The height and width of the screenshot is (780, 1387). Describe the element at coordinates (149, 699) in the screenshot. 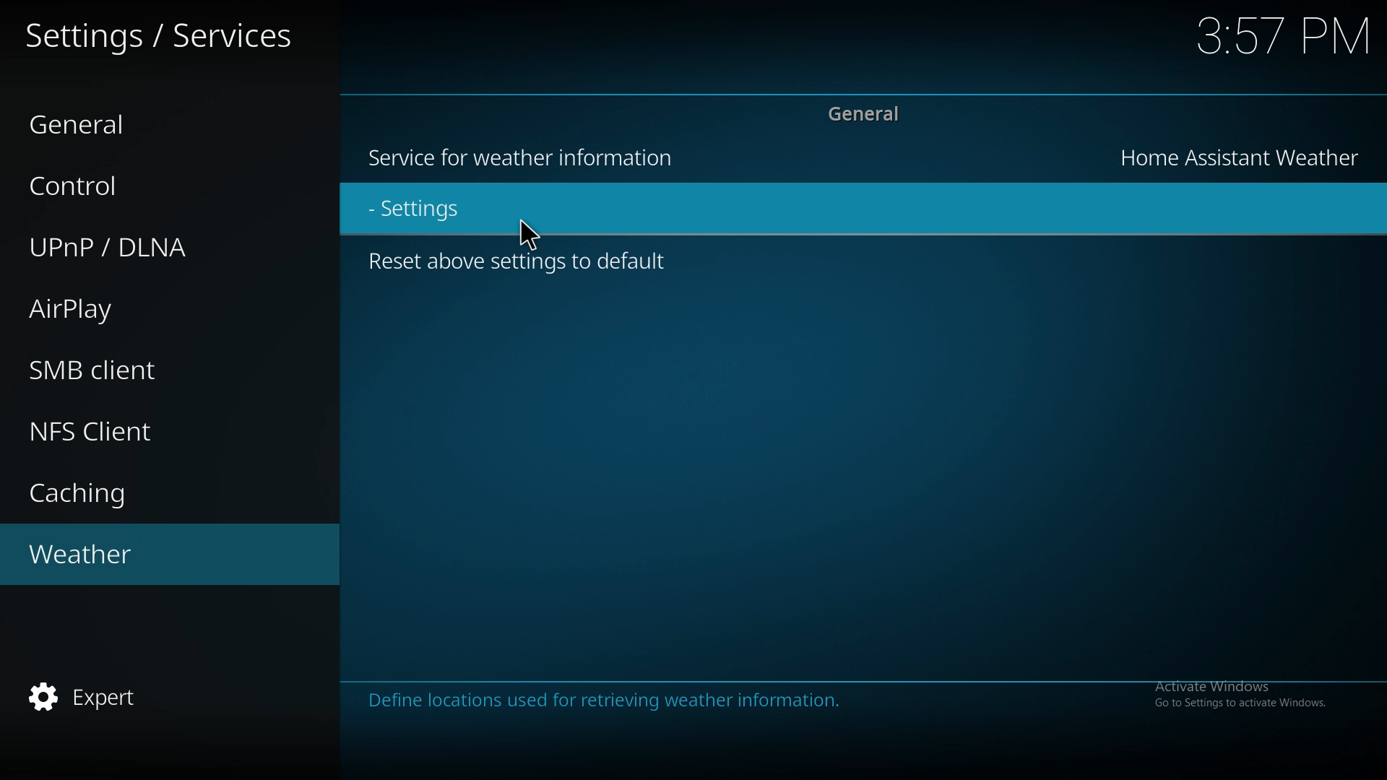

I see `expert` at that location.